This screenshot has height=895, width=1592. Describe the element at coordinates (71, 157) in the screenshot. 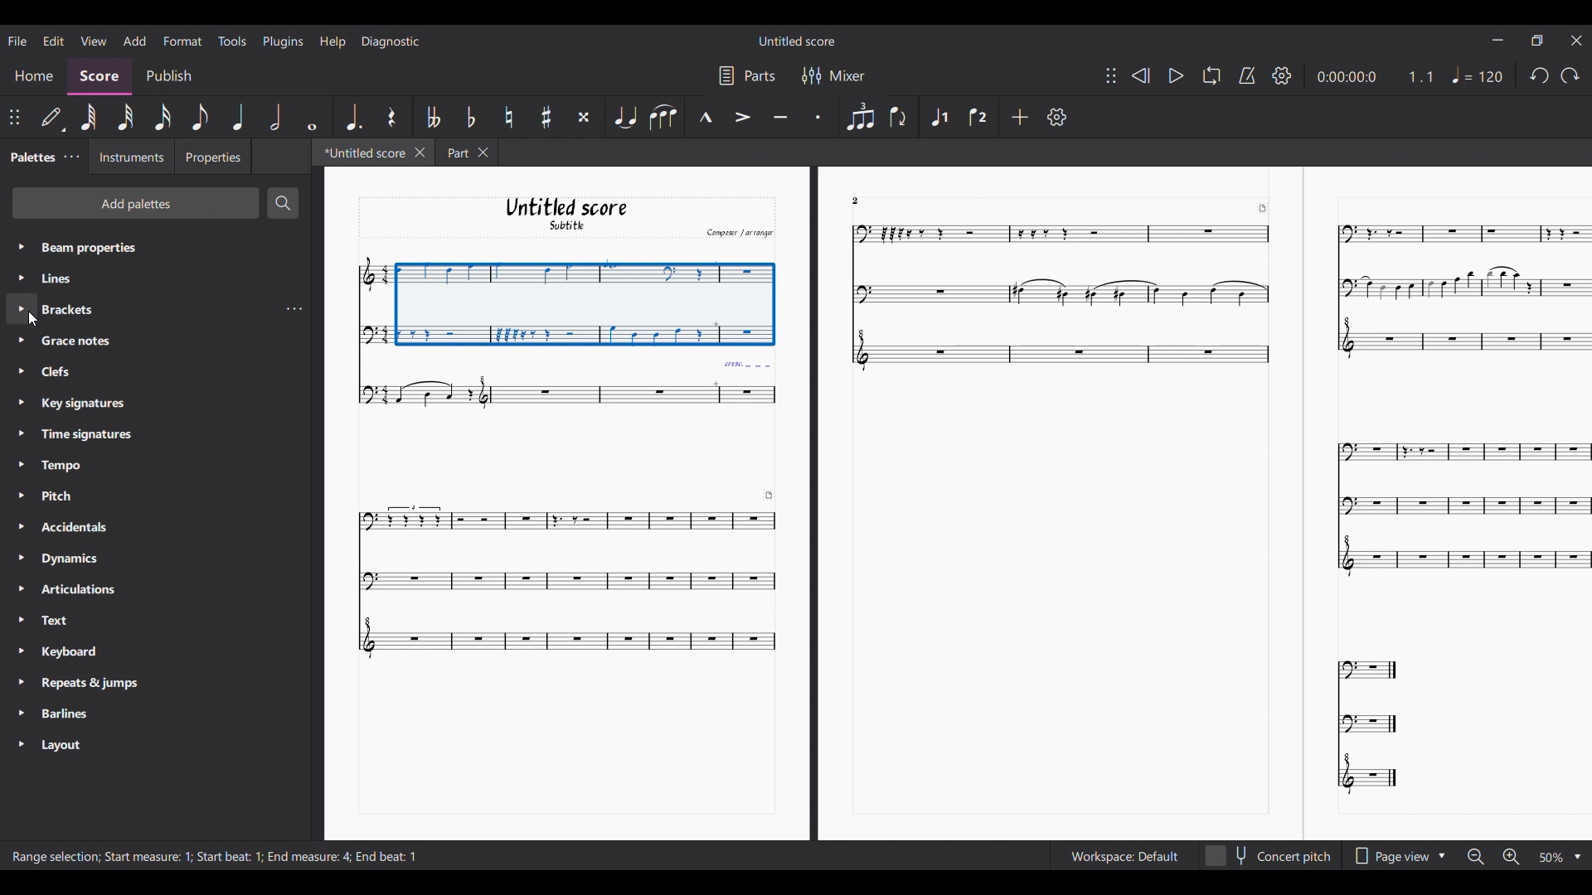

I see `Palette settings` at that location.